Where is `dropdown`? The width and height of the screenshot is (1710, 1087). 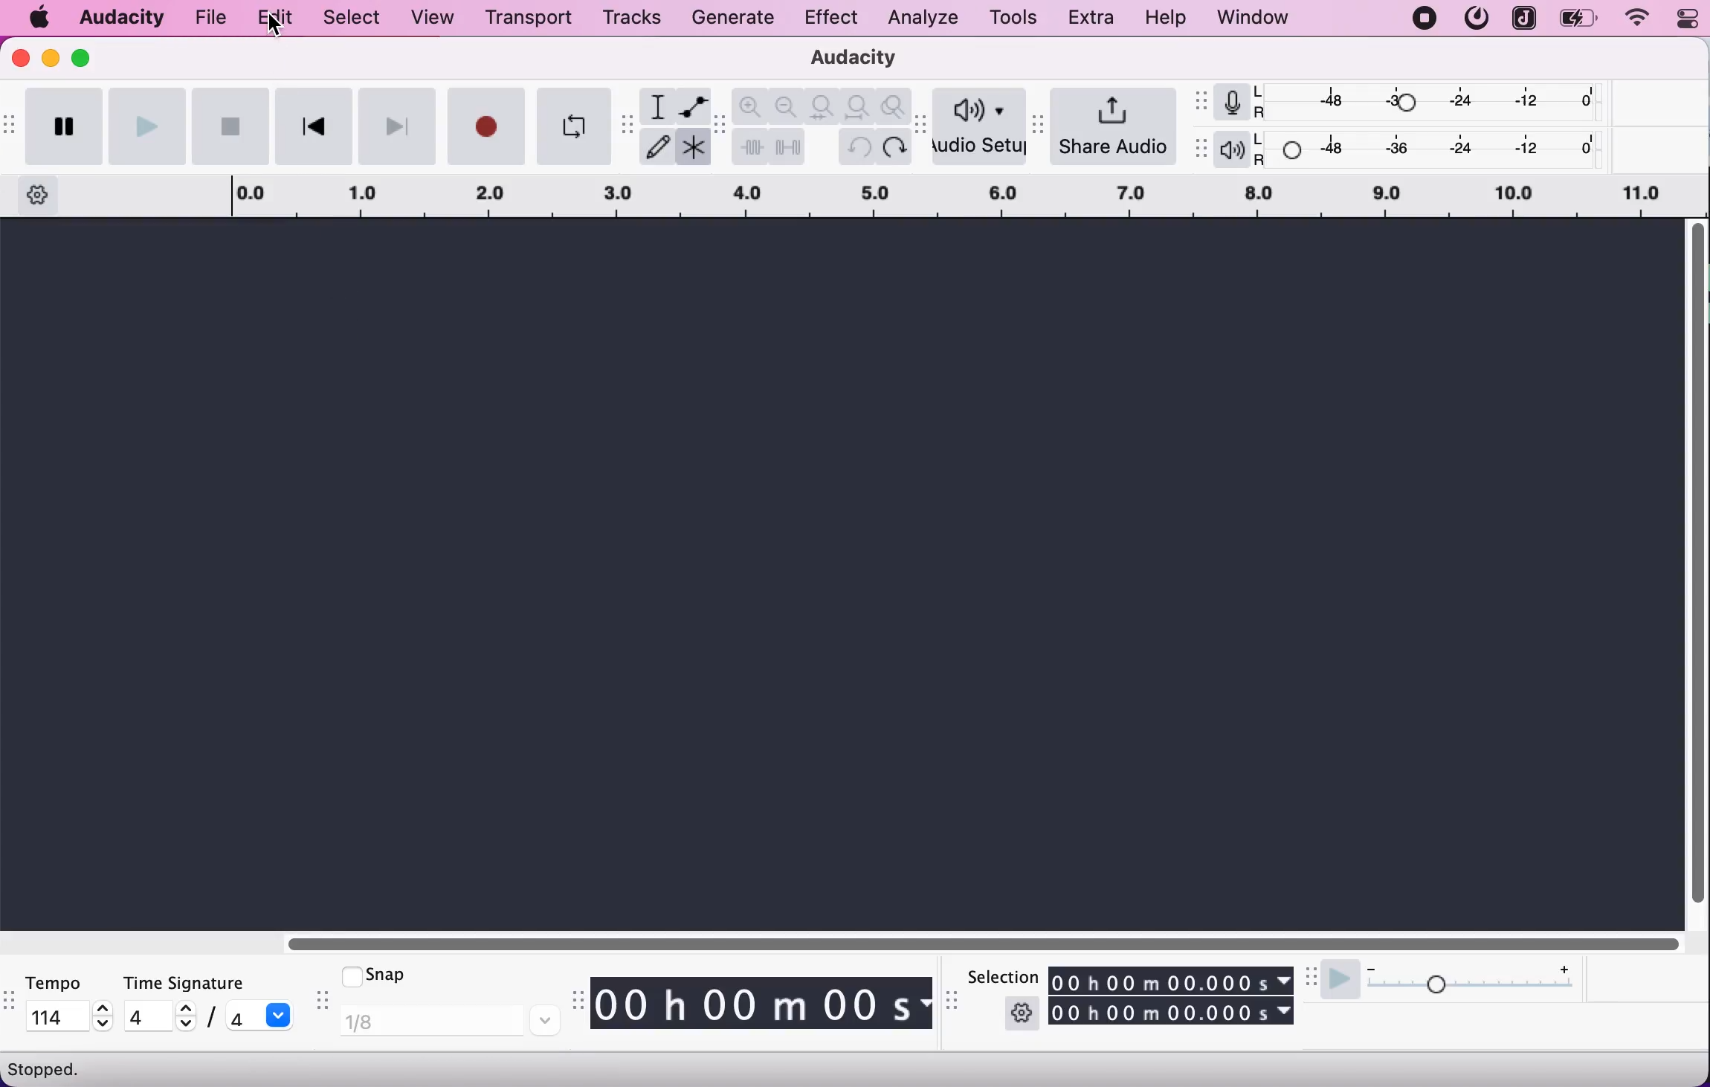
dropdown is located at coordinates (281, 1015).